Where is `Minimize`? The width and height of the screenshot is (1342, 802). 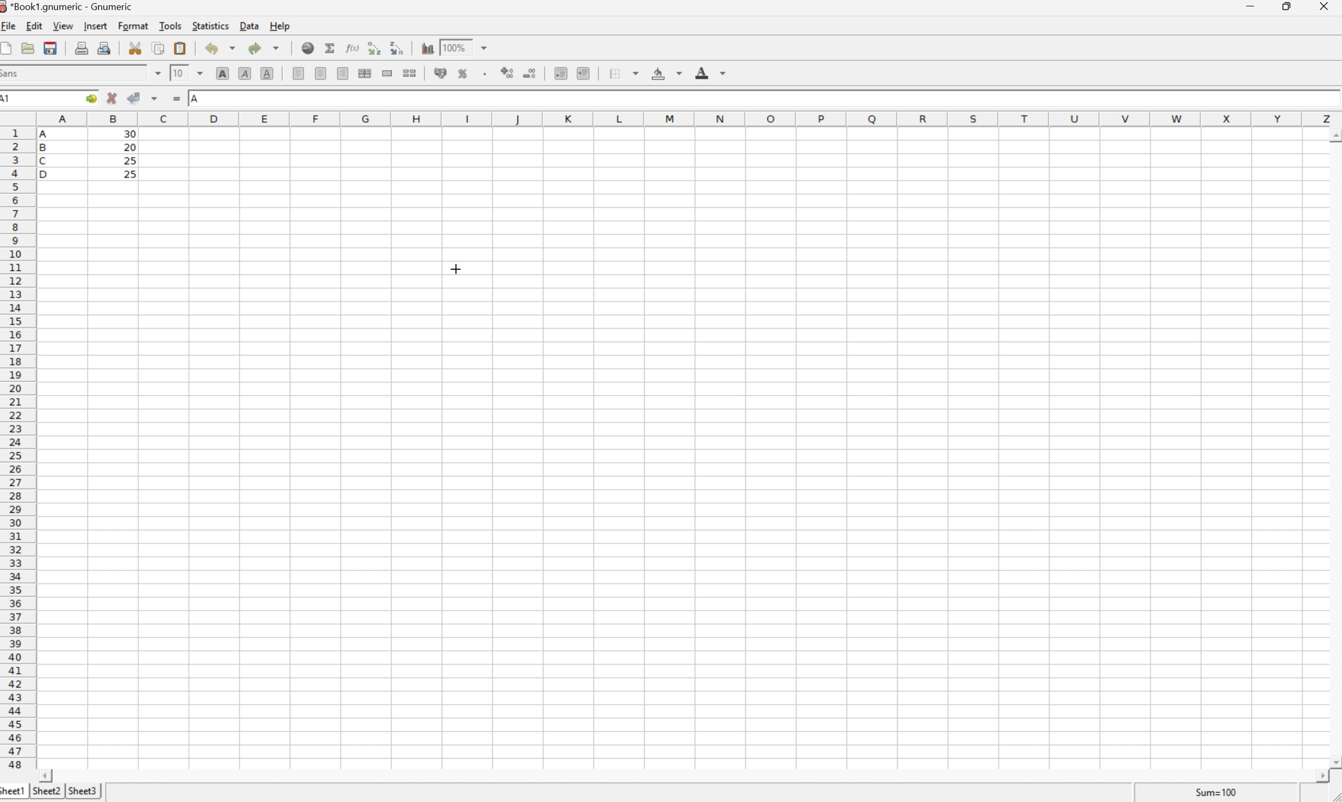
Minimize is located at coordinates (1251, 6).